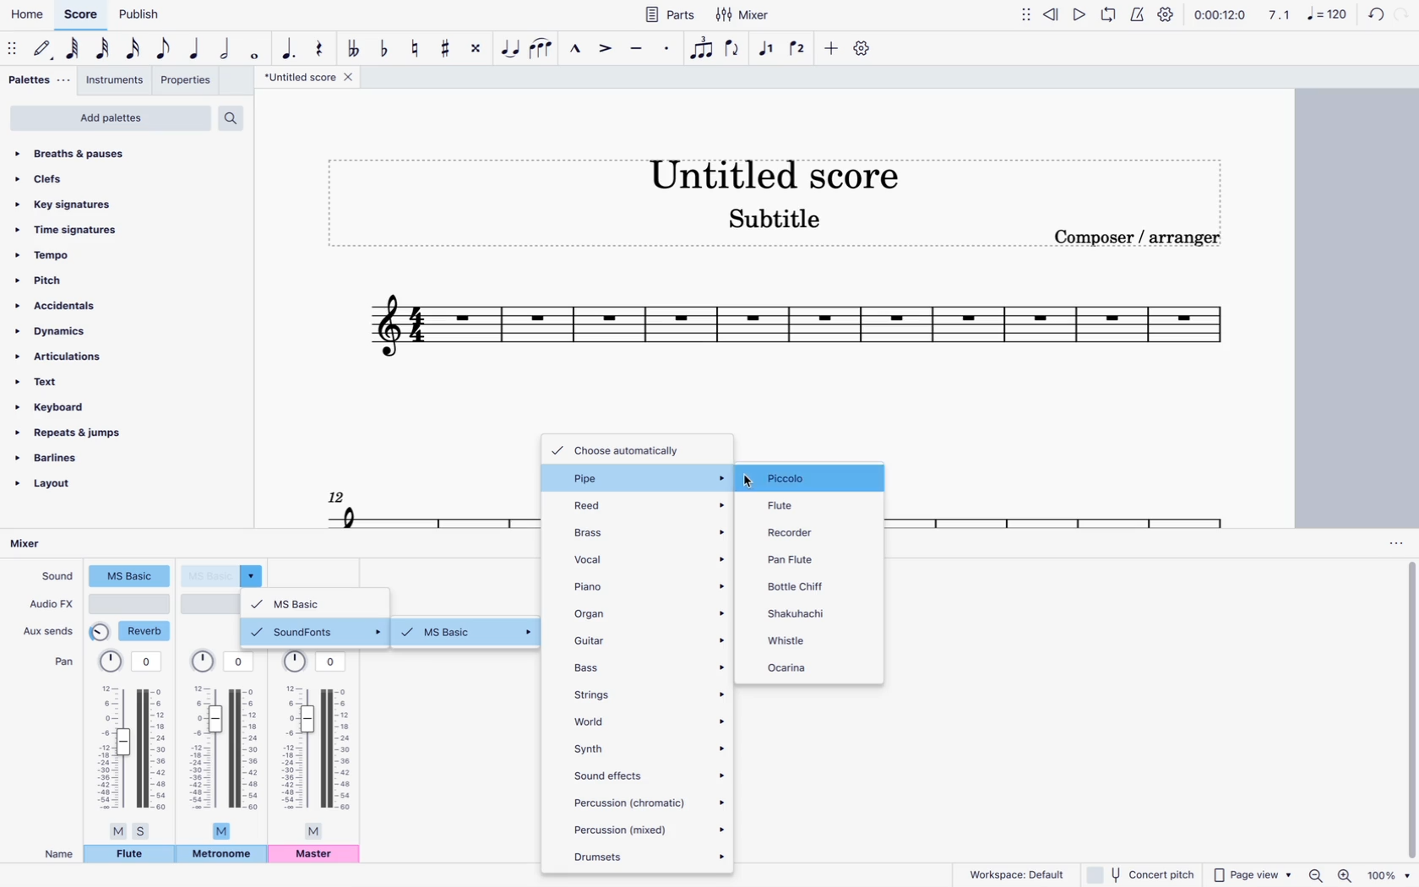 This screenshot has height=887, width=1419. I want to click on toggle natural, so click(416, 47).